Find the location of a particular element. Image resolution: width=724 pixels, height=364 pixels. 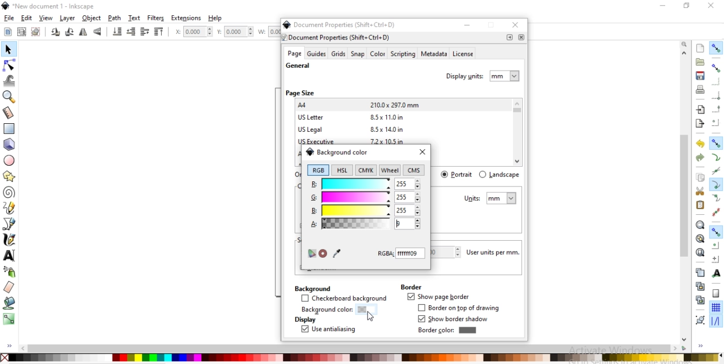

license is located at coordinates (464, 55).